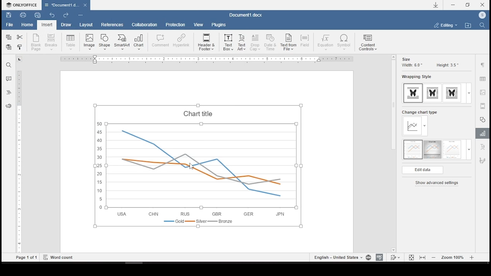 This screenshot has width=491, height=276. What do you see at coordinates (453, 257) in the screenshot?
I see `zoom in or out (100%)` at bounding box center [453, 257].